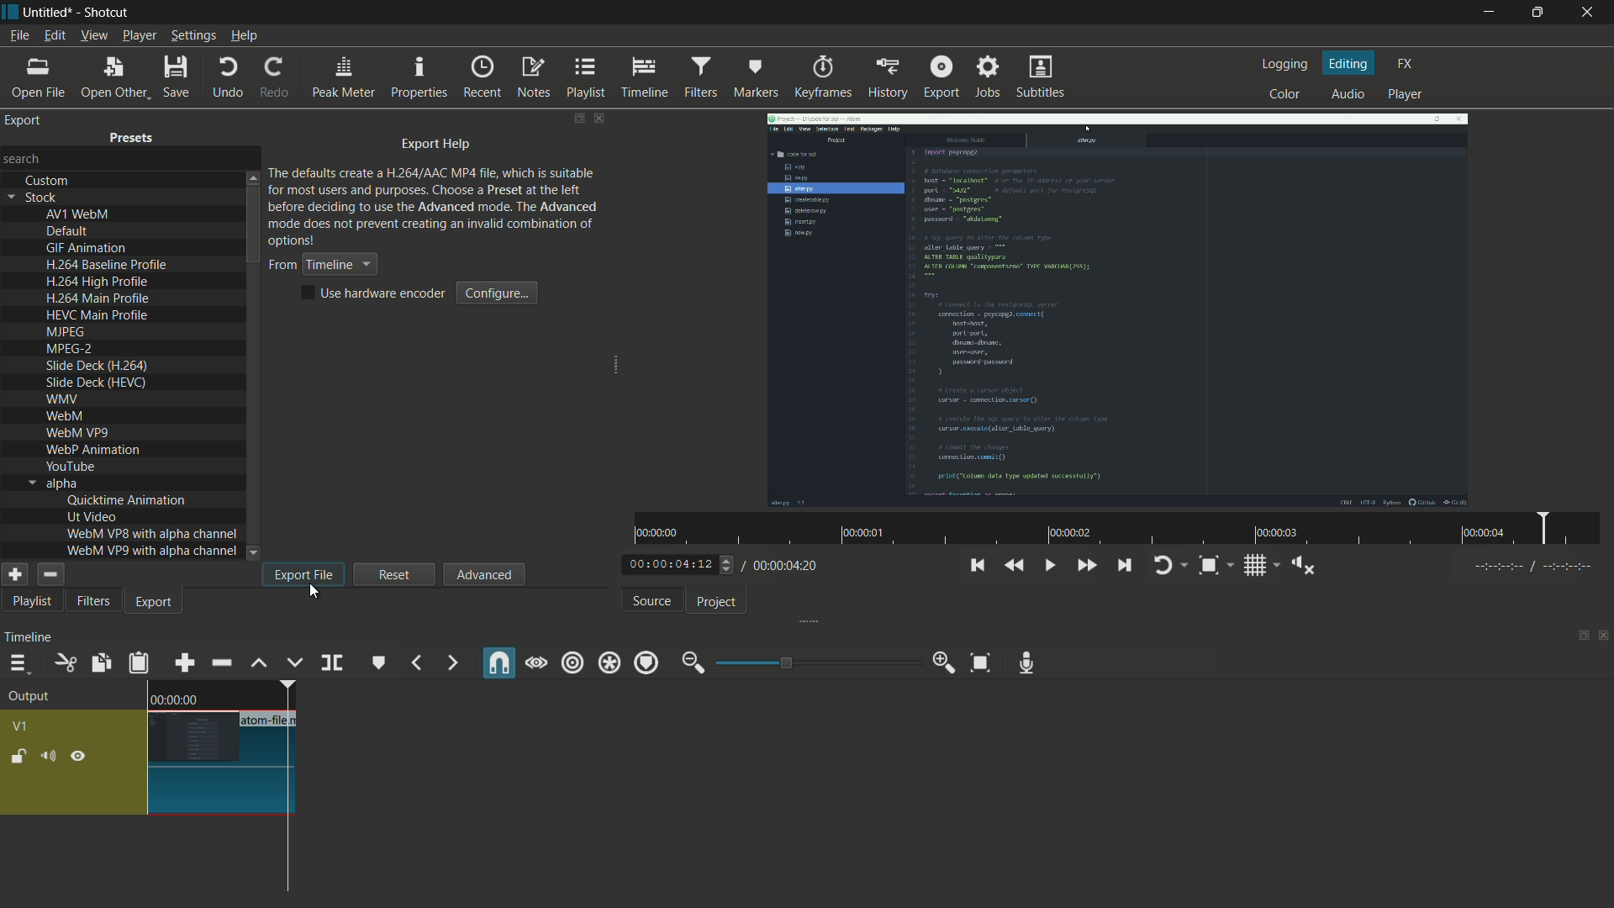 The width and height of the screenshot is (1614, 908). Describe the element at coordinates (70, 466) in the screenshot. I see `youtube` at that location.